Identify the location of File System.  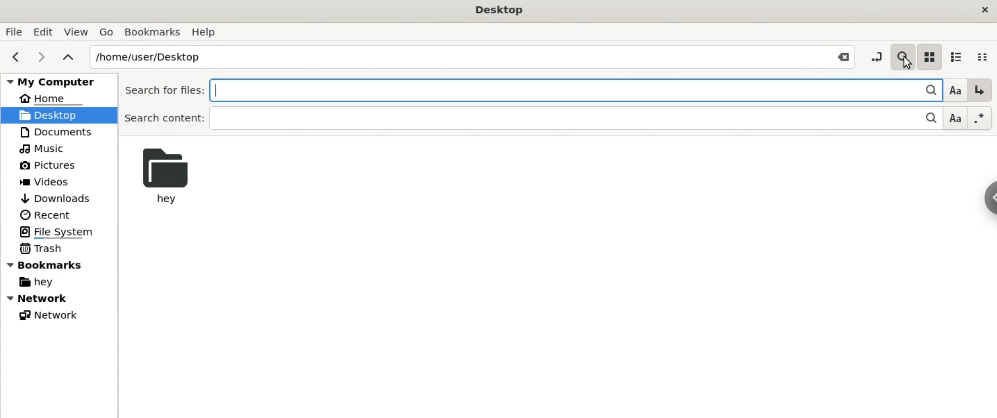
(53, 232).